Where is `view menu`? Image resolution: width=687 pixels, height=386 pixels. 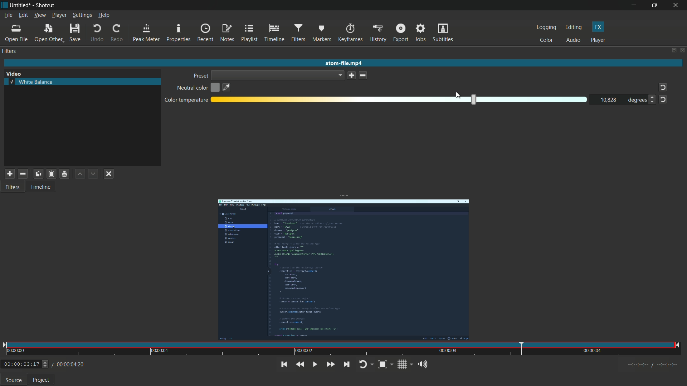
view menu is located at coordinates (40, 15).